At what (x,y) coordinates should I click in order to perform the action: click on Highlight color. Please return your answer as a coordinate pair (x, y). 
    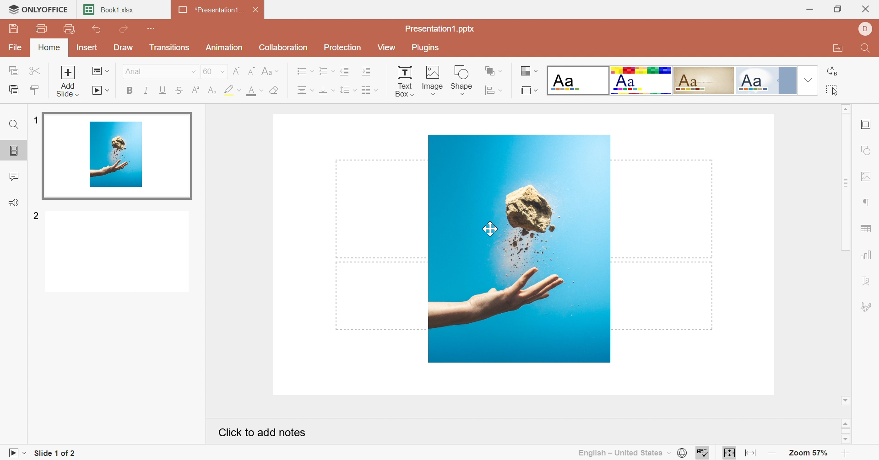
    Looking at the image, I should click on (233, 91).